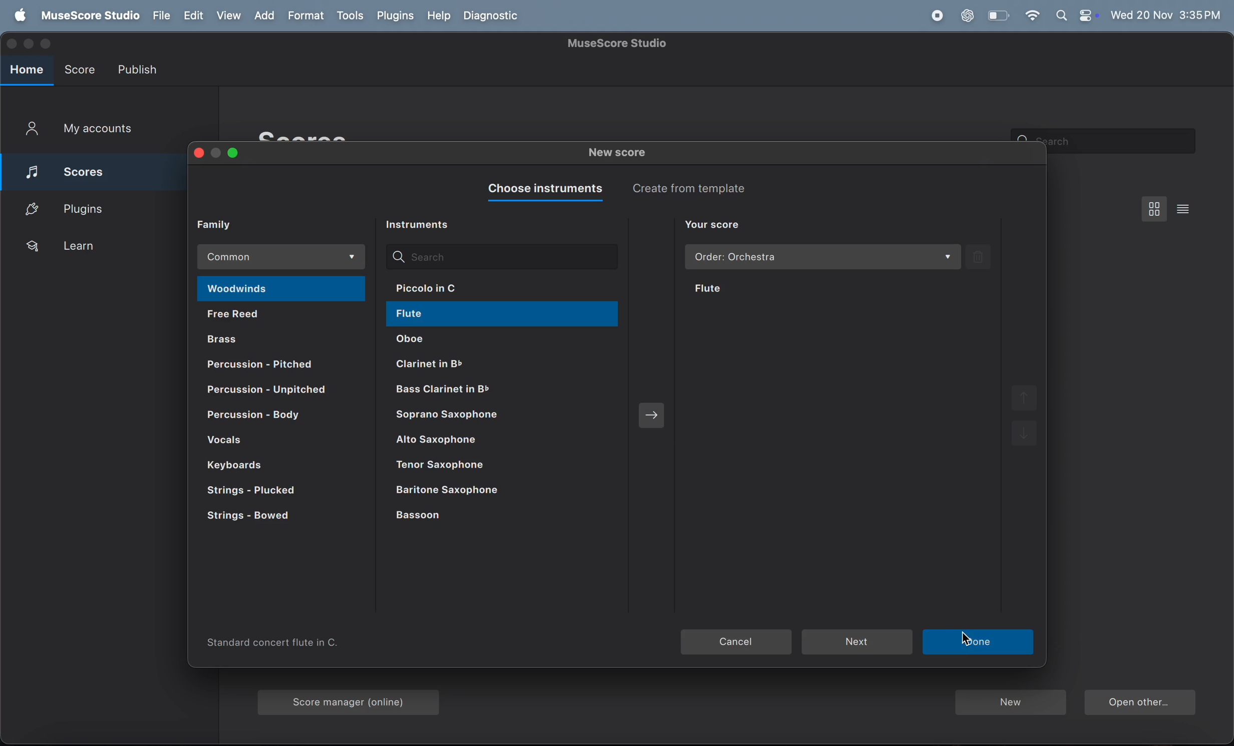 The height and width of the screenshot is (746, 1234). Describe the element at coordinates (267, 492) in the screenshot. I see `strings plucked` at that location.